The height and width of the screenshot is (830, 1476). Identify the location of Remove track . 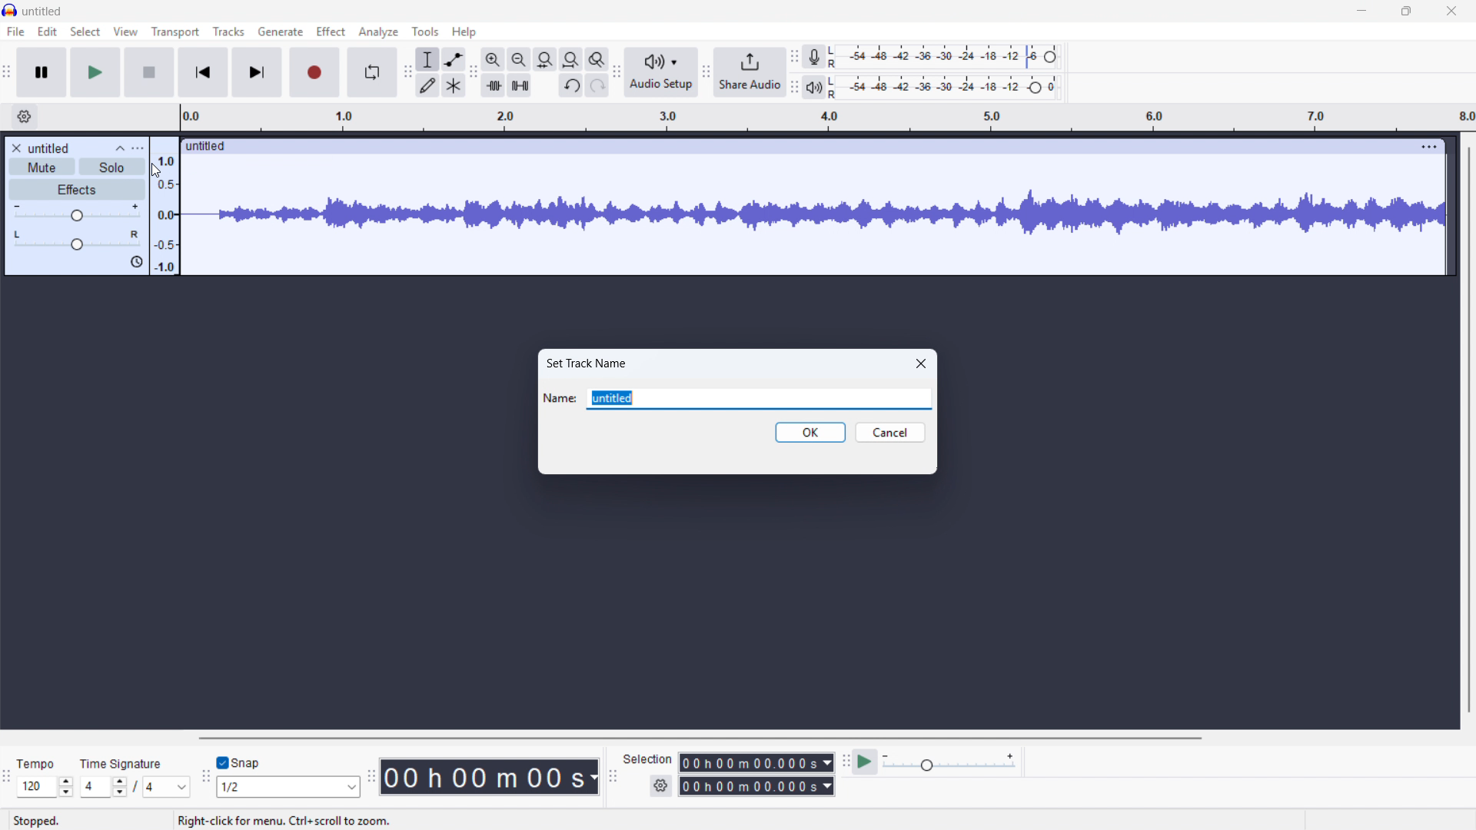
(16, 148).